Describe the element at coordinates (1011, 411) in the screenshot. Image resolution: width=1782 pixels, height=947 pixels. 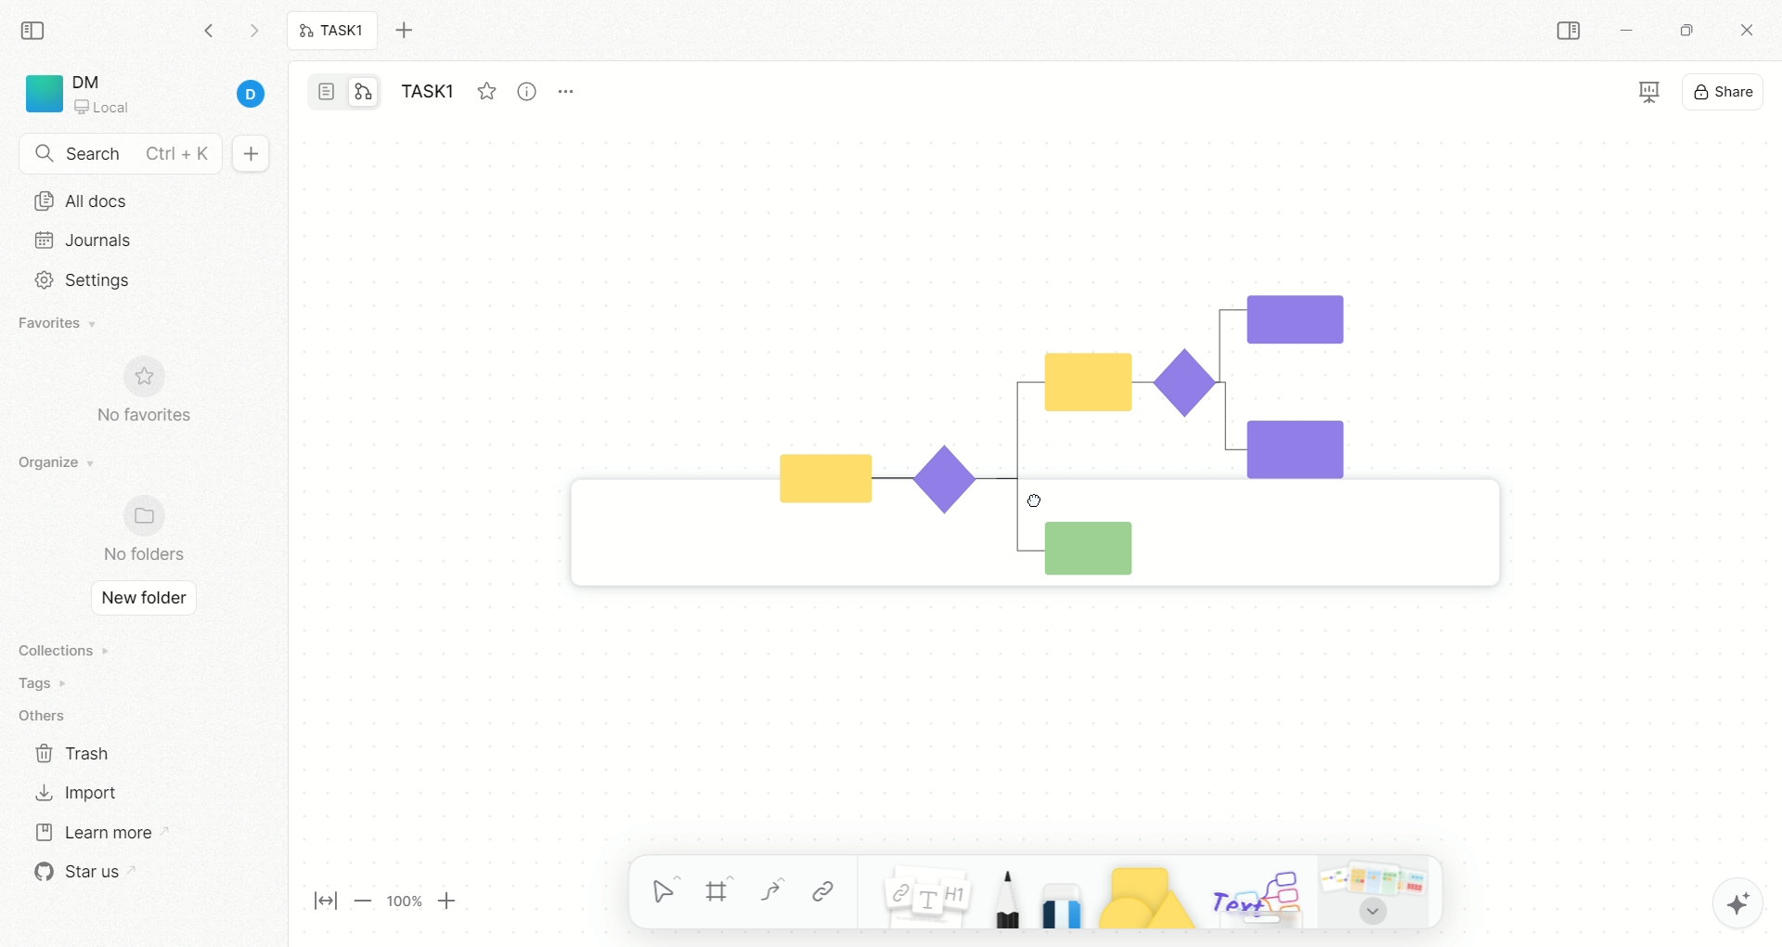
I see `flowchart` at that location.